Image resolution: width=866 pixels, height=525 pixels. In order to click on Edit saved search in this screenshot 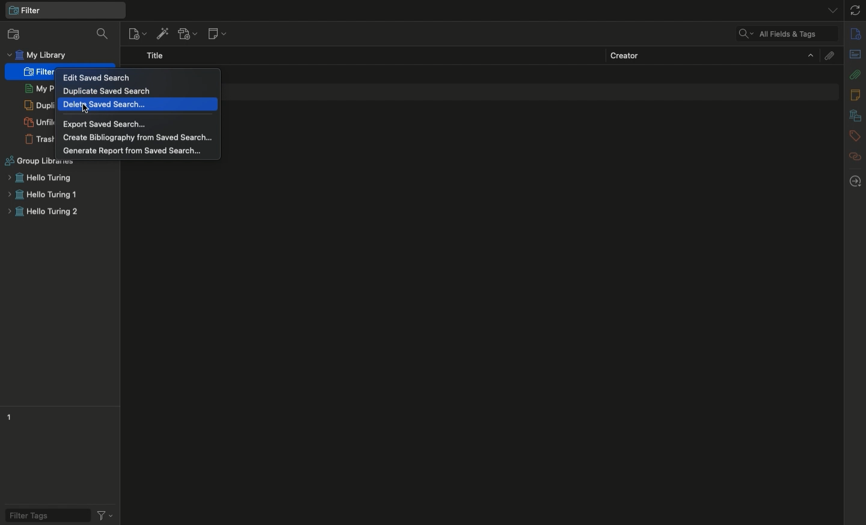, I will do `click(97, 76)`.